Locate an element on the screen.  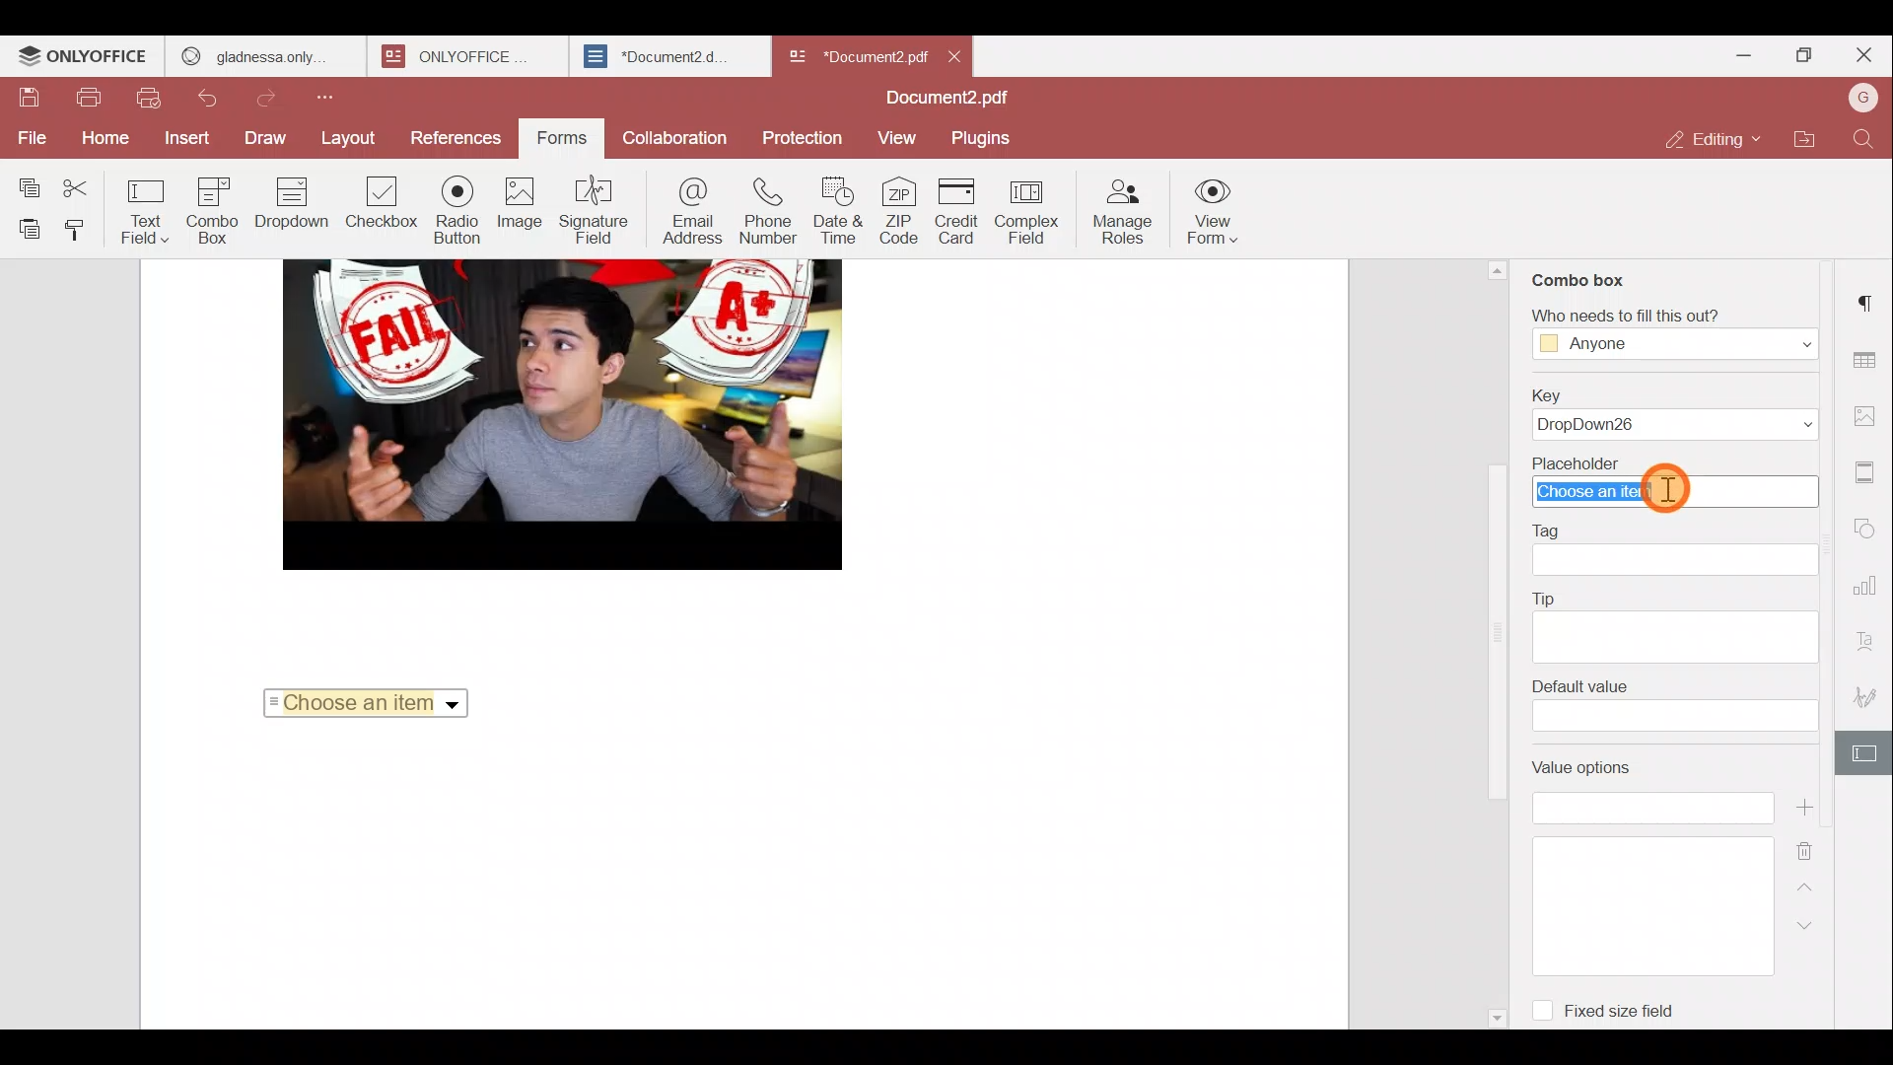
Default value is located at coordinates (1673, 705).